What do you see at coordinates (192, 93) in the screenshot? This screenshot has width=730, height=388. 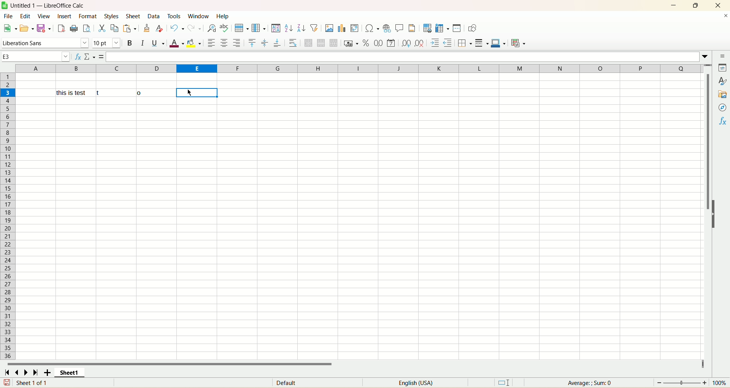 I see `Cursor` at bounding box center [192, 93].